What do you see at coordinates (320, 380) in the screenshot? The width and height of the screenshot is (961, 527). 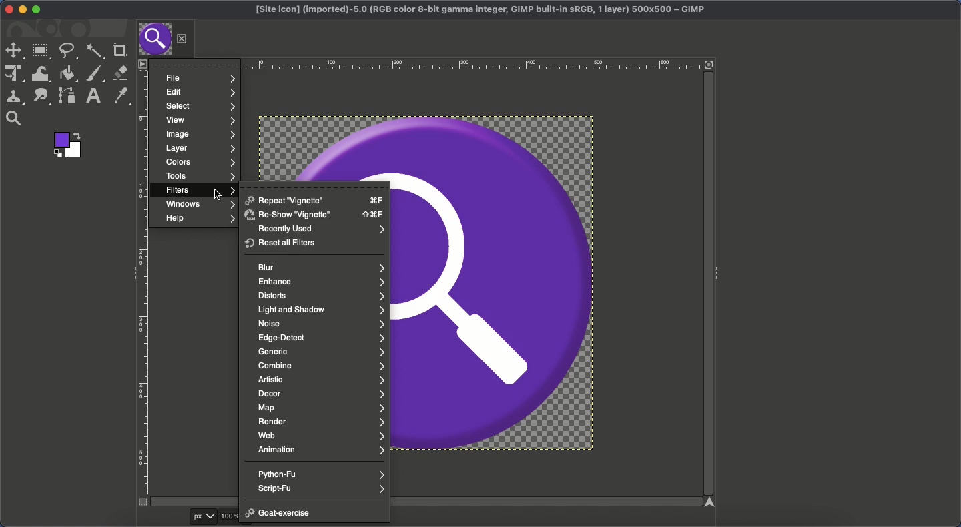 I see `Artistic` at bounding box center [320, 380].